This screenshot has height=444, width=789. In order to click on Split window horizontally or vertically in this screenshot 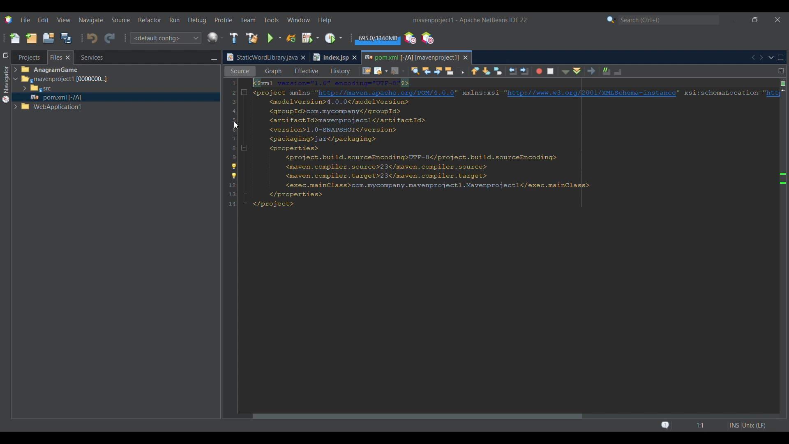, I will do `click(781, 71)`.